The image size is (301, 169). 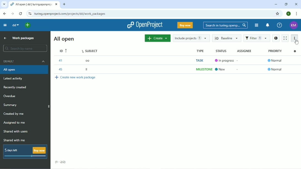 I want to click on Site, so click(x=71, y=13).